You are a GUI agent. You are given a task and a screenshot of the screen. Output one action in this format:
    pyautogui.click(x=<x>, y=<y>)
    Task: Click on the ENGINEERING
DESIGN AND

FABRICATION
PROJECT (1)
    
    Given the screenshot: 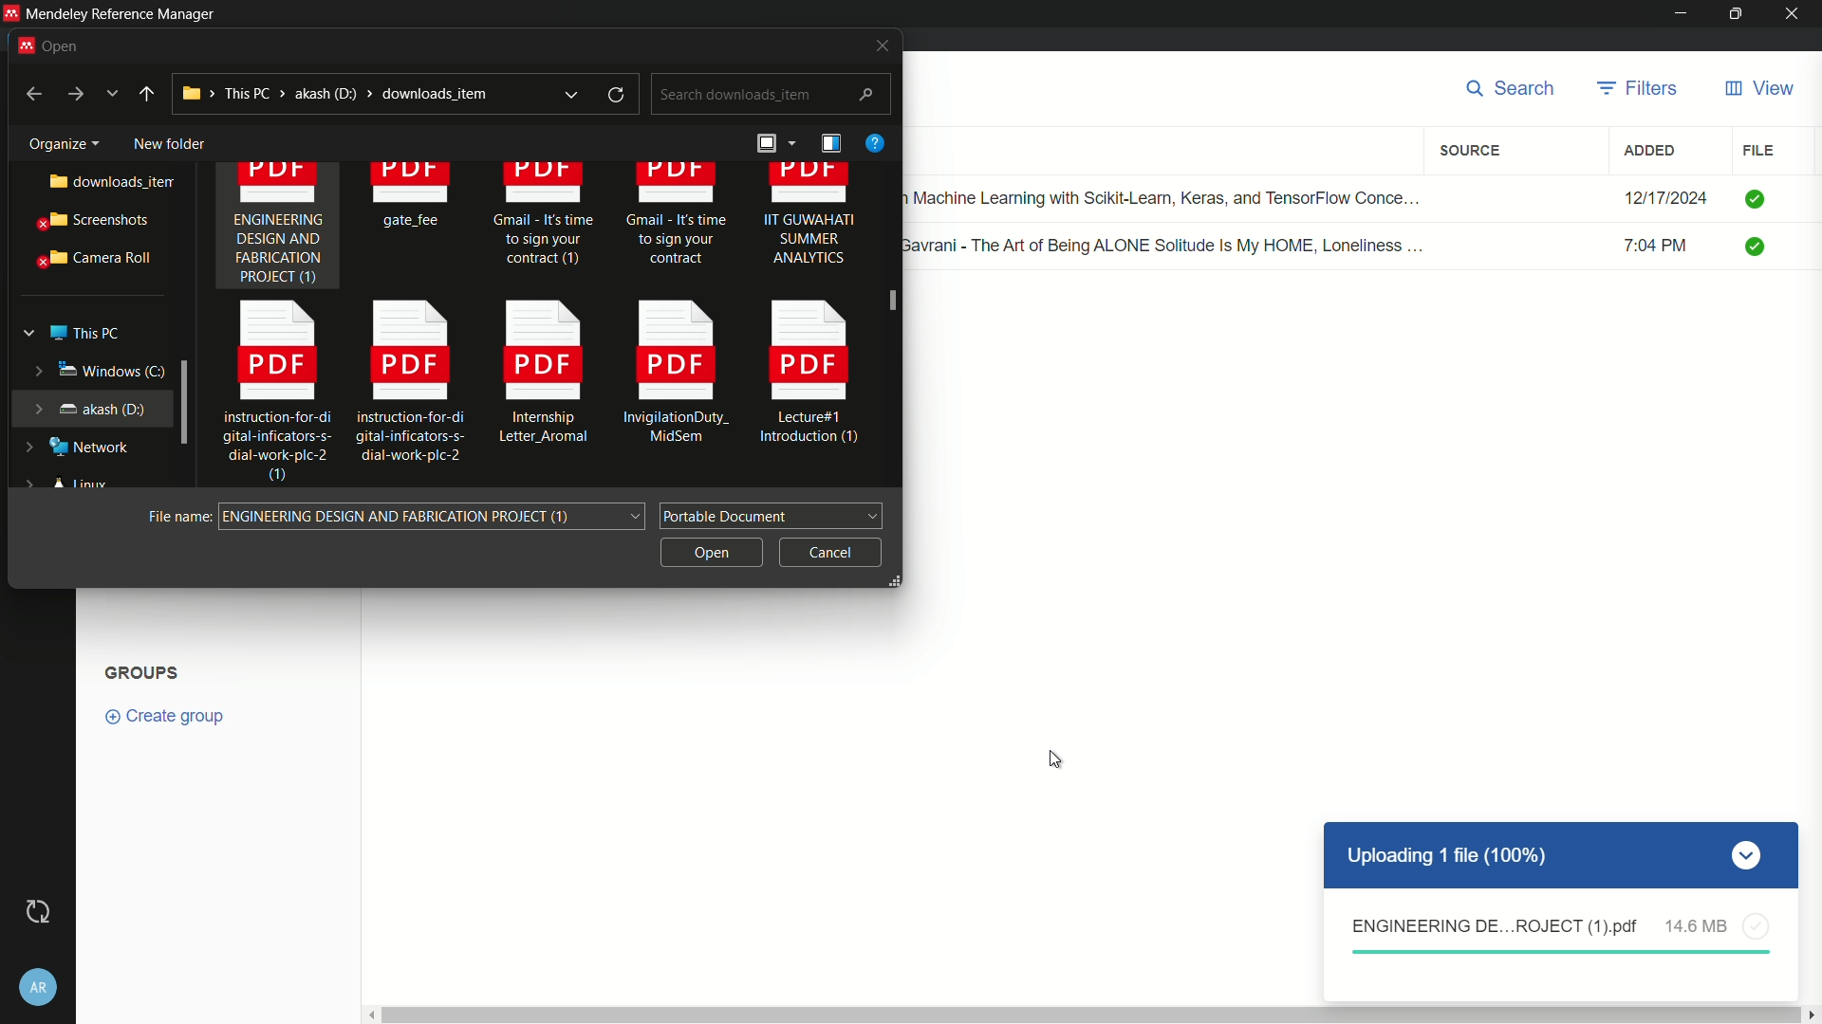 What is the action you would take?
    pyautogui.click(x=278, y=229)
    